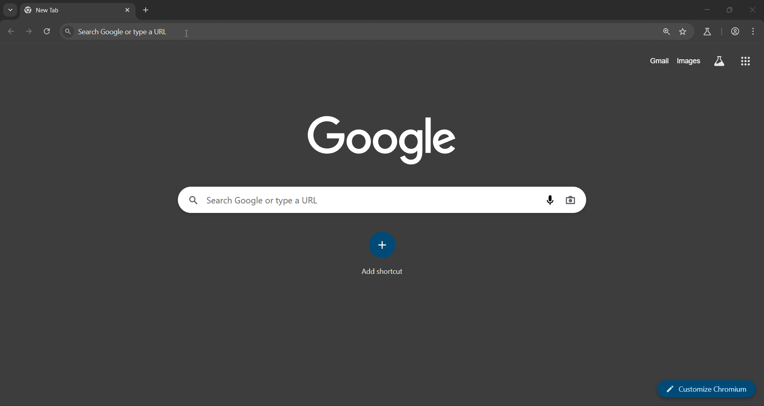 The width and height of the screenshot is (764, 406). I want to click on zoom , so click(667, 32).